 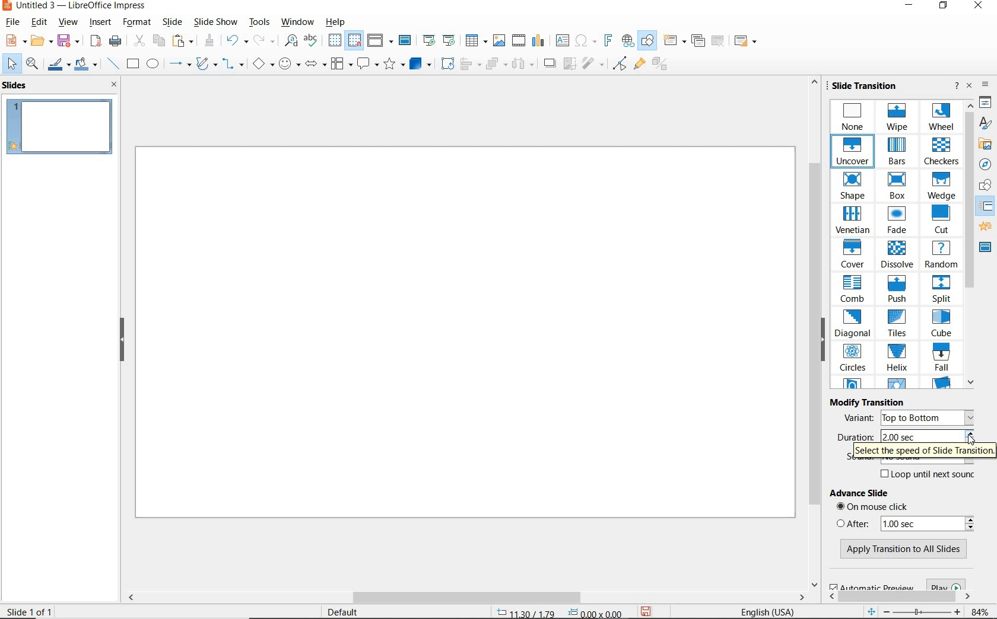 I want to click on DURATION: 2.00 sec, so click(x=903, y=436).